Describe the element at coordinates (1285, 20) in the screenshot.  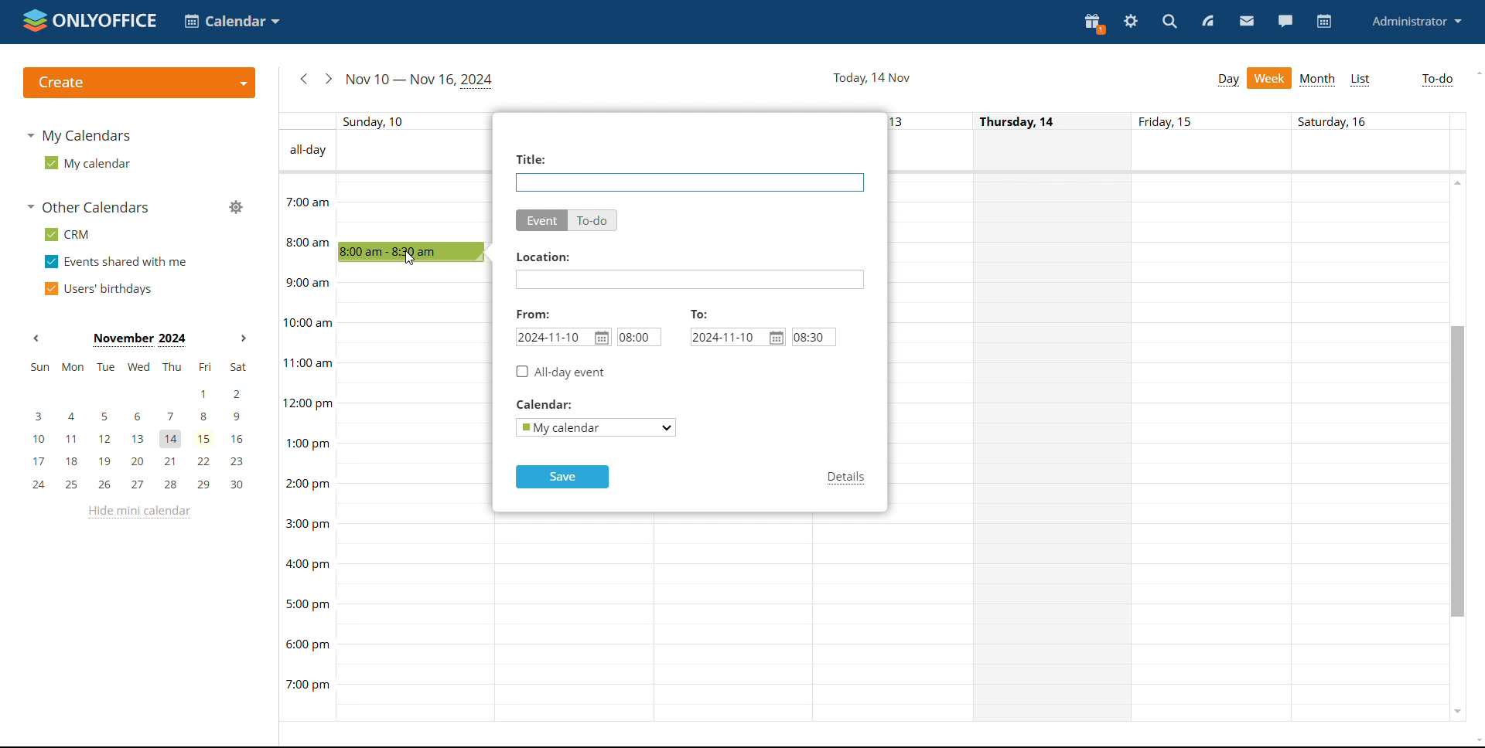
I see `chat` at that location.